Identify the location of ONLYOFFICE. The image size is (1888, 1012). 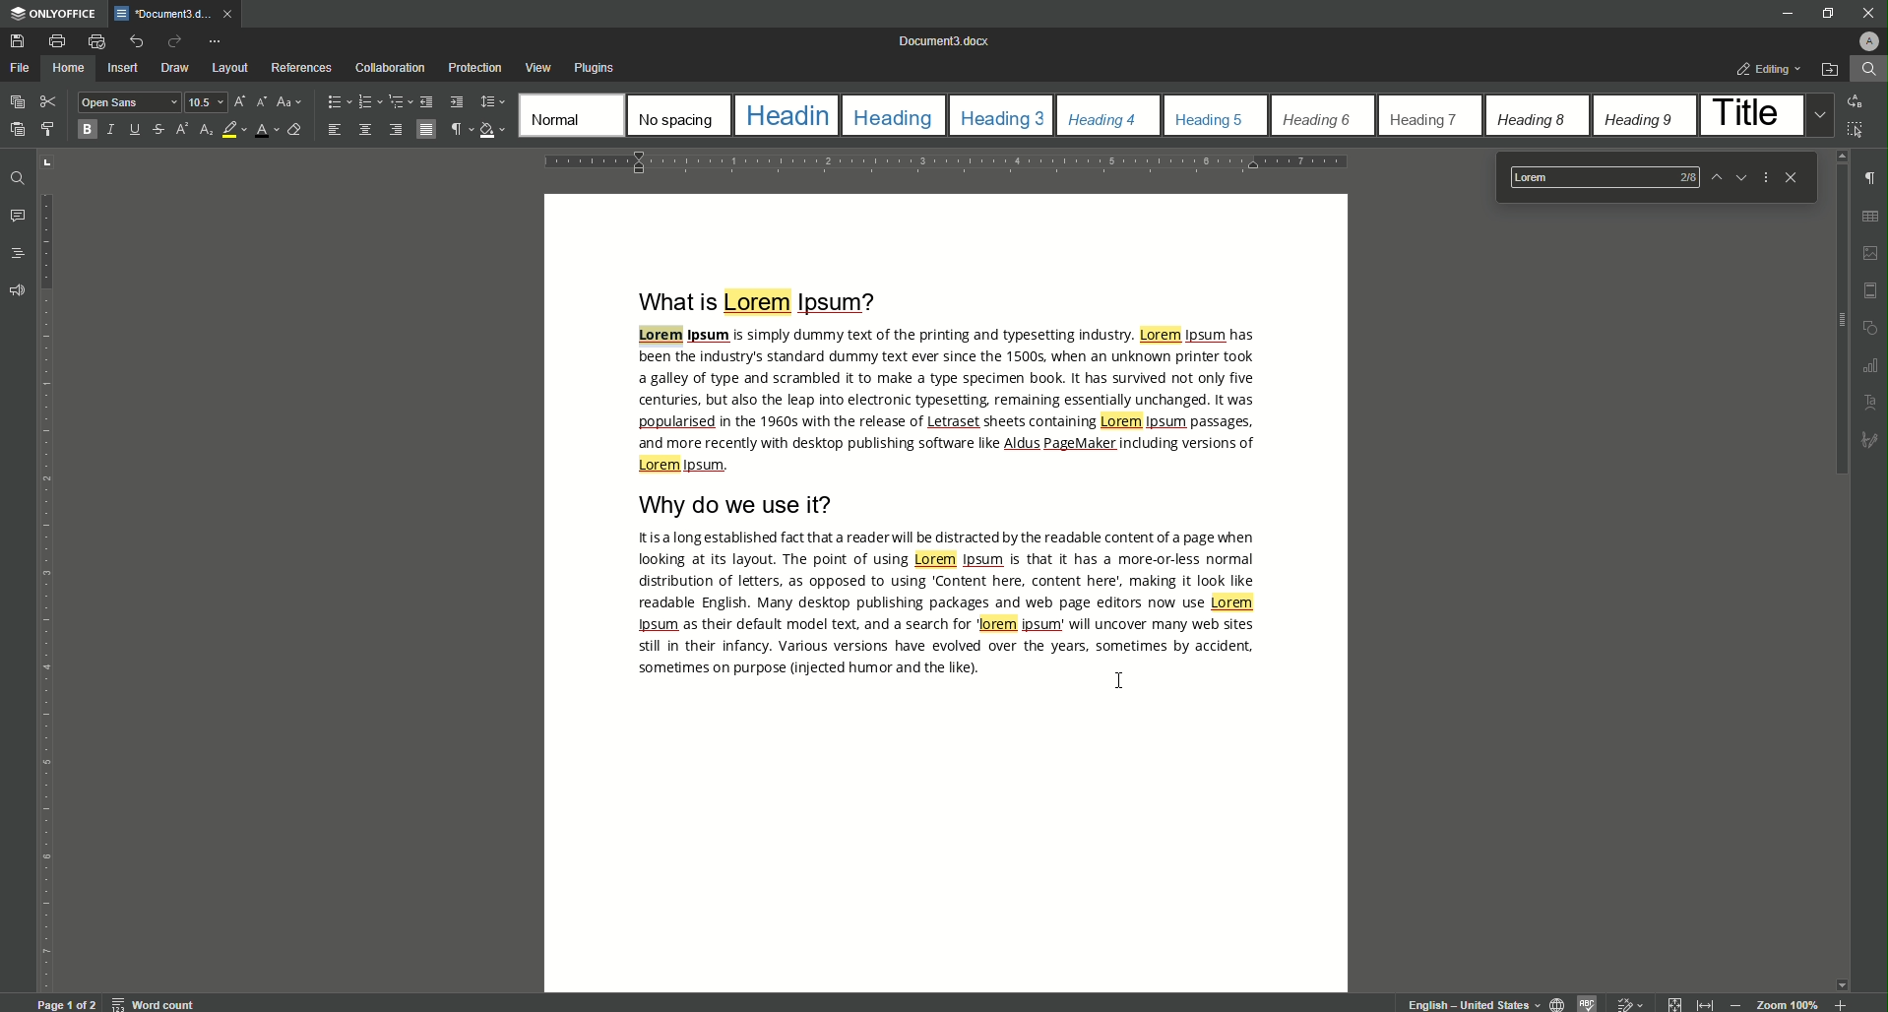
(50, 13).